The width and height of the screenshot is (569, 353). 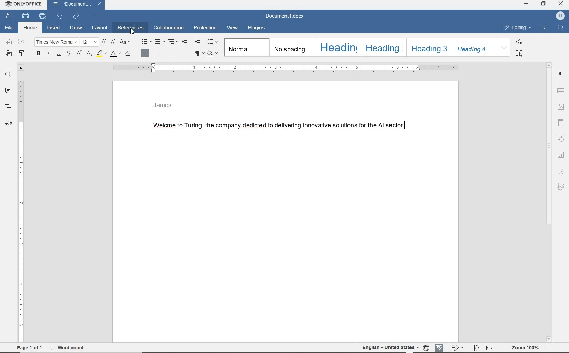 I want to click on layout, so click(x=100, y=28).